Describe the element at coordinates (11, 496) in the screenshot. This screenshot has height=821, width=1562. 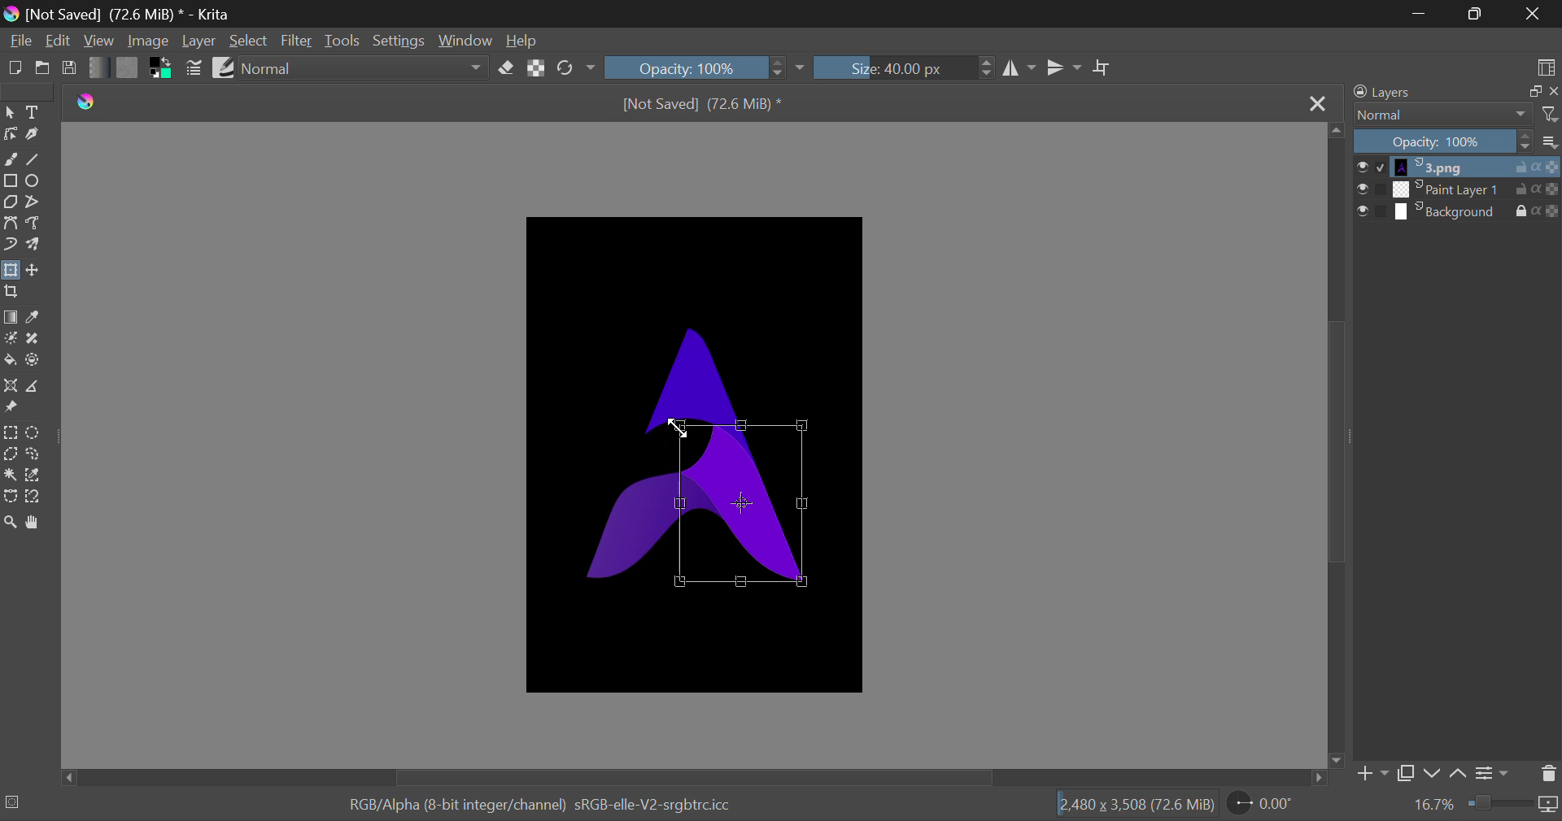
I see `Bezier Curve Selection` at that location.